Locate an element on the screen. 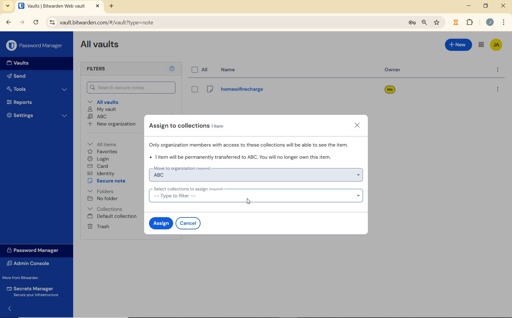  card is located at coordinates (99, 166).